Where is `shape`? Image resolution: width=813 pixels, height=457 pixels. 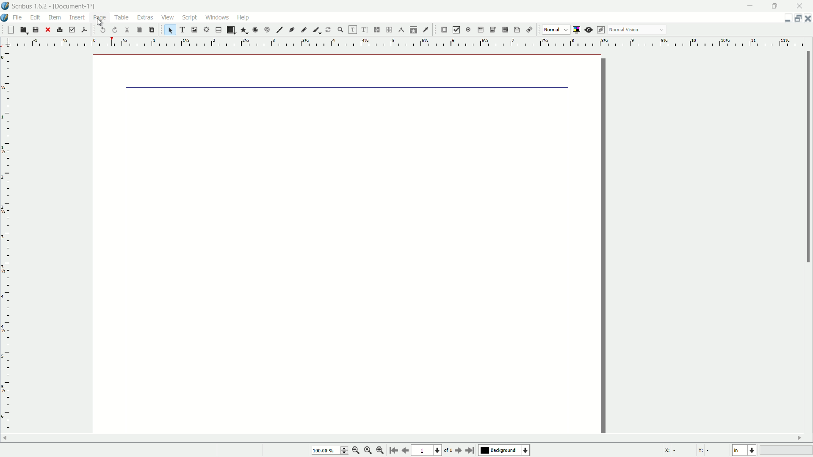 shape is located at coordinates (230, 30).